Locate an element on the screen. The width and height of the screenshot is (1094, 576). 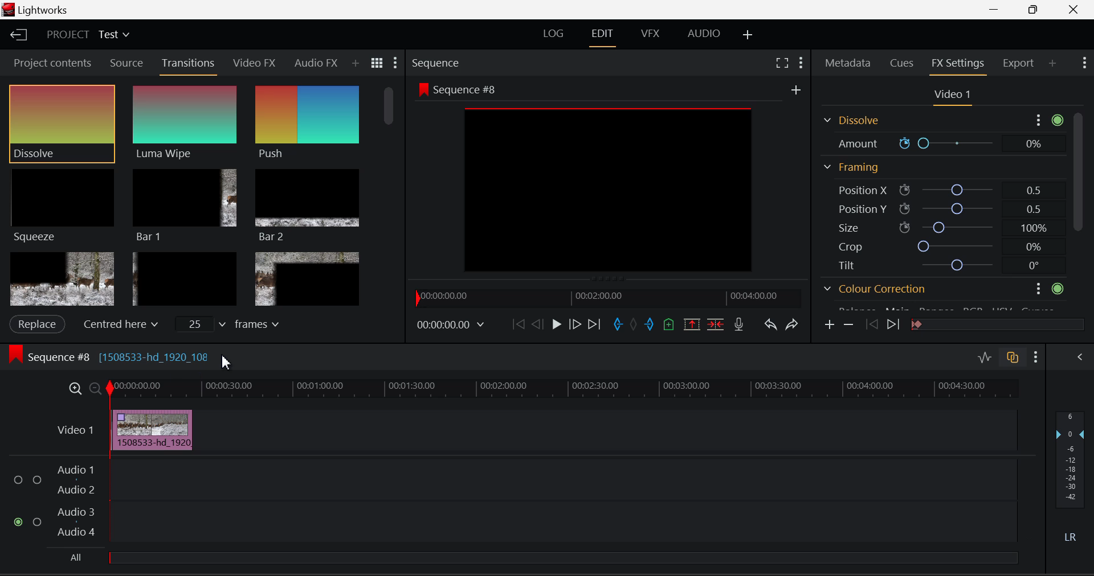
Video Settings is located at coordinates (950, 96).